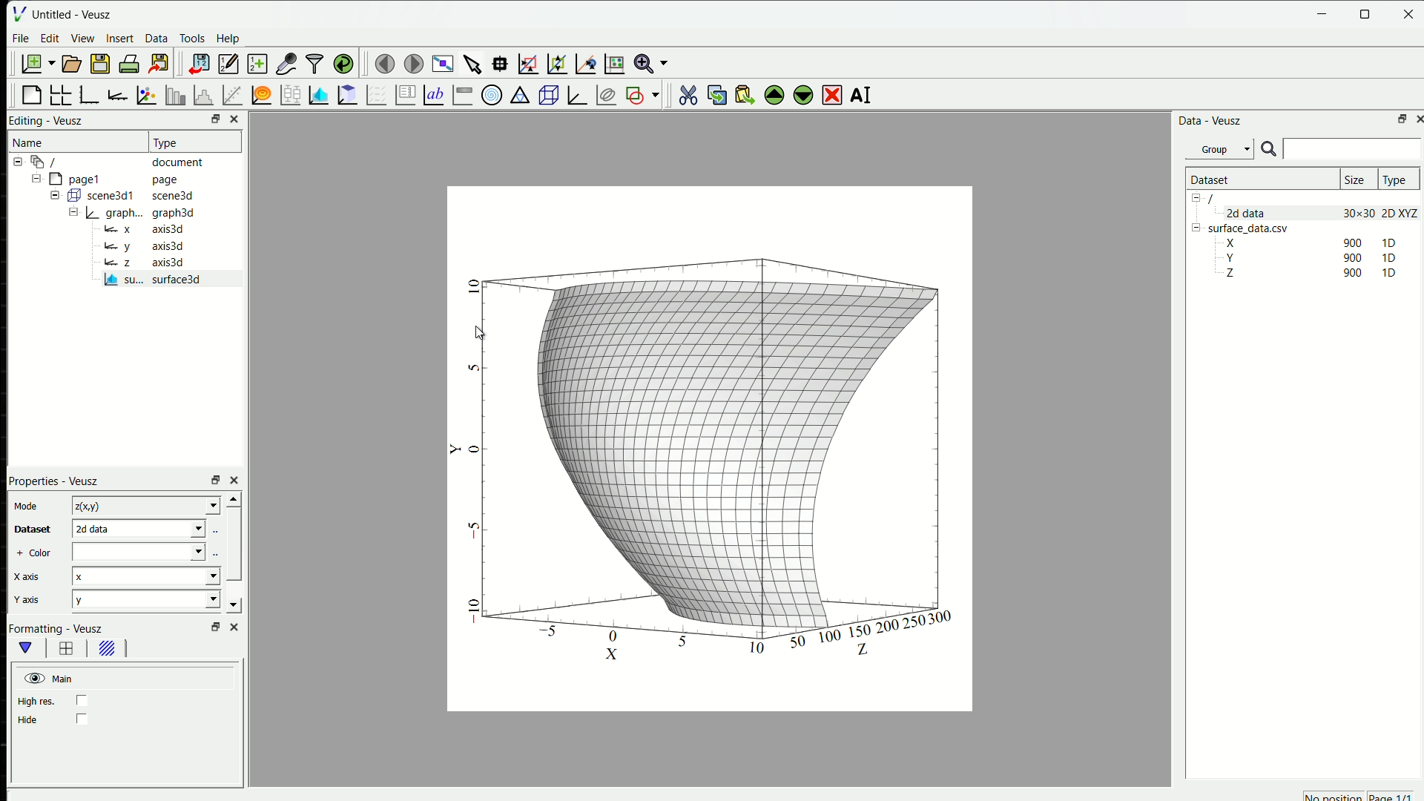  What do you see at coordinates (136, 576) in the screenshot?
I see `x` at bounding box center [136, 576].